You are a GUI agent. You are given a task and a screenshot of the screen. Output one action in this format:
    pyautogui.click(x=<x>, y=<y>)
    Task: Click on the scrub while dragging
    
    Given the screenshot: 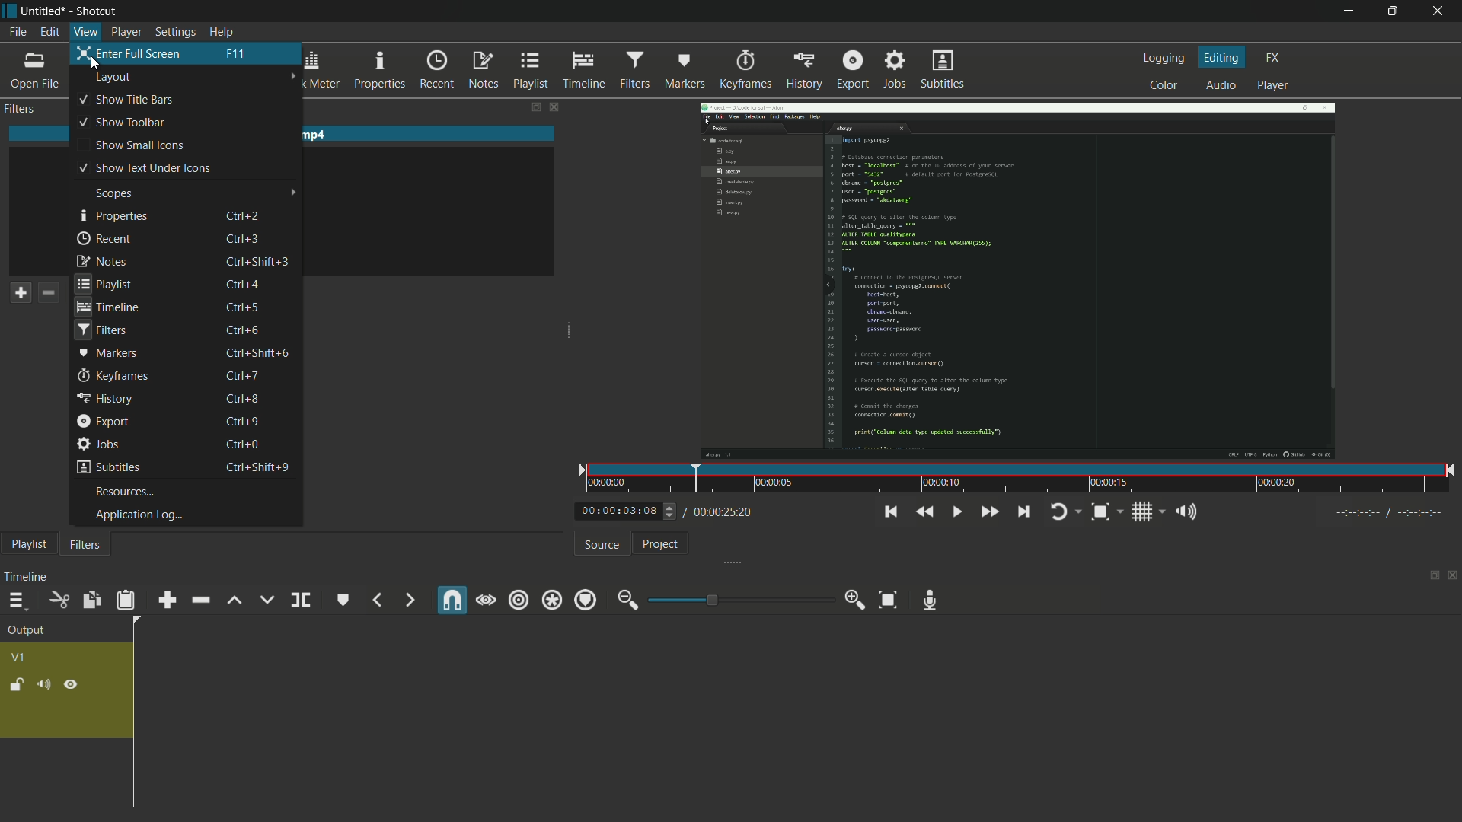 What is the action you would take?
    pyautogui.click(x=486, y=600)
    